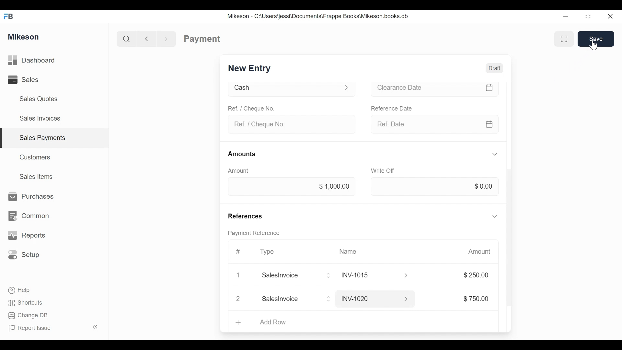 The width and height of the screenshot is (622, 350). Describe the element at coordinates (495, 154) in the screenshot. I see `Hide` at that location.